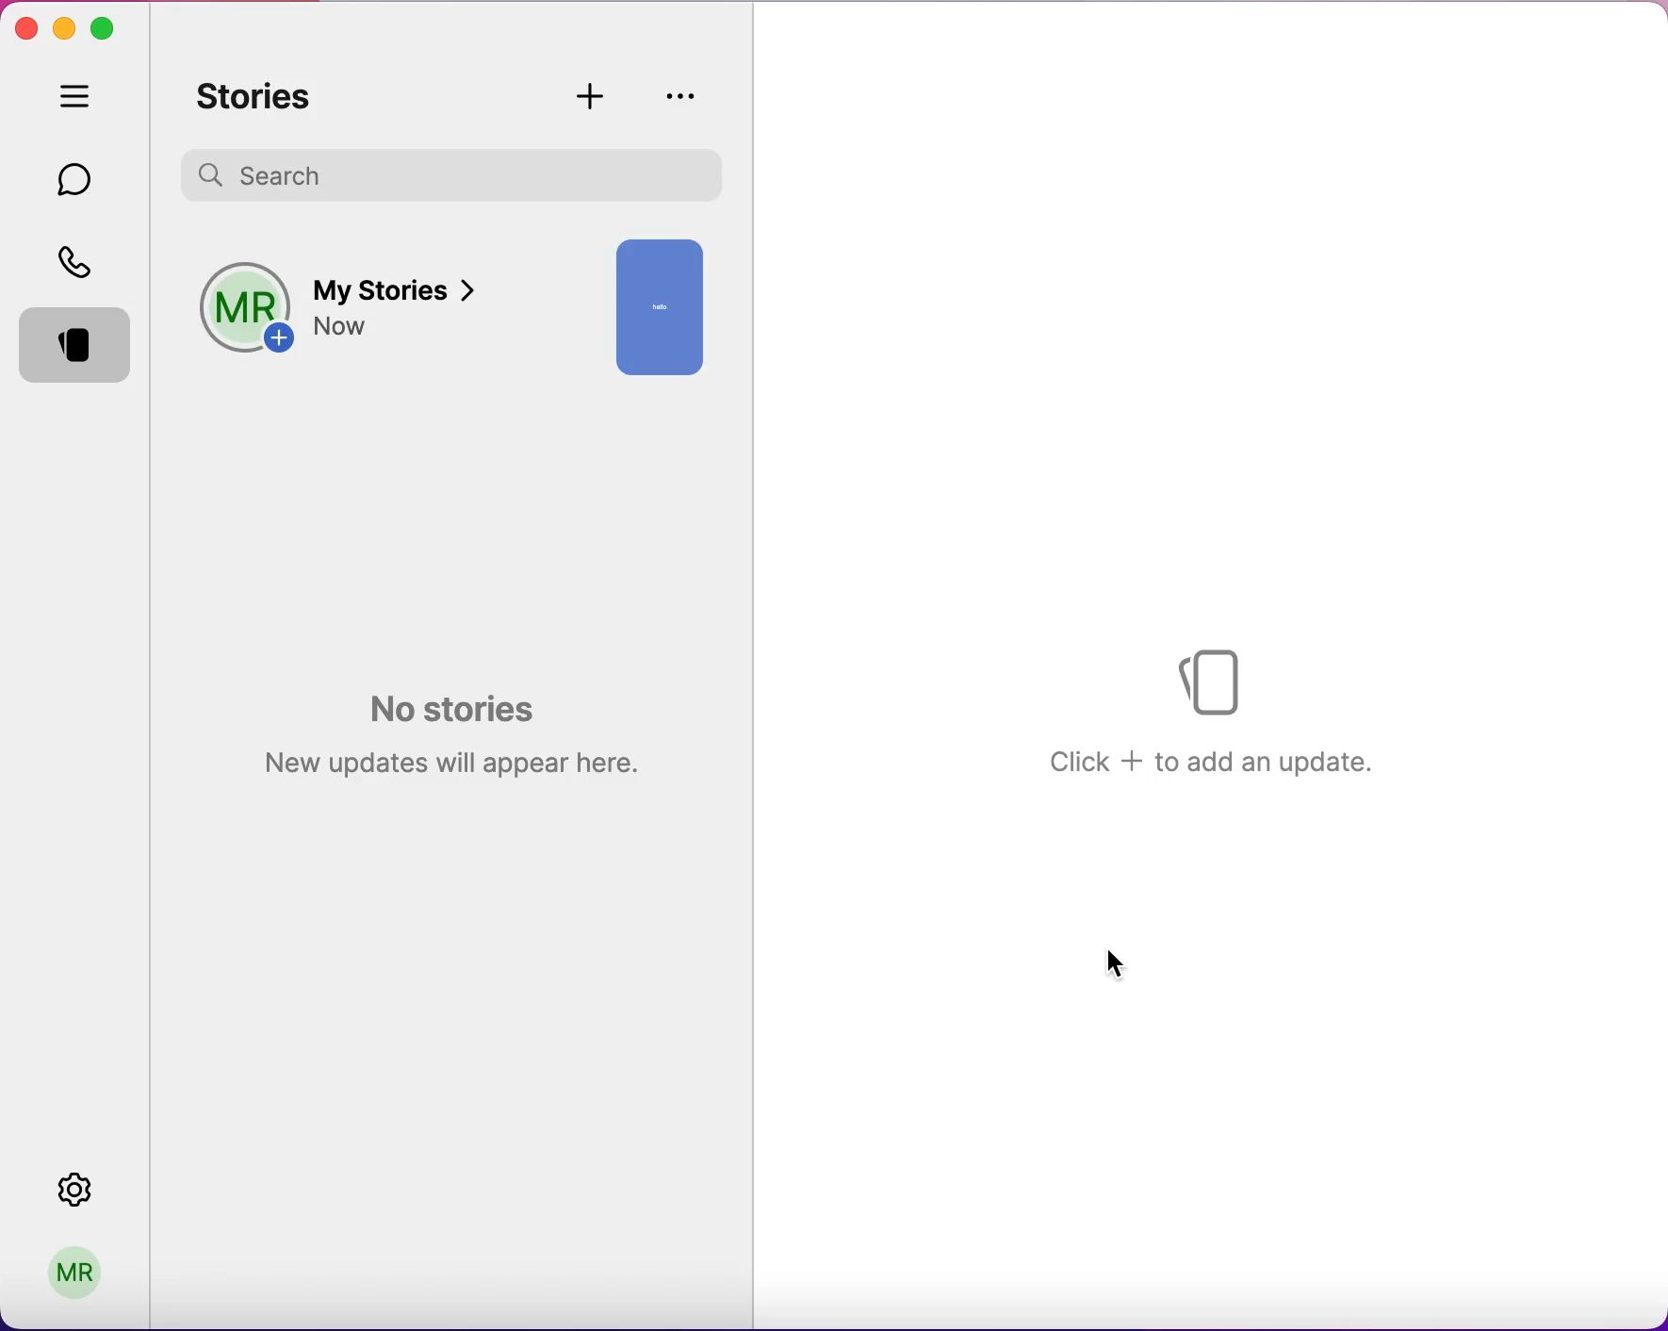  What do you see at coordinates (595, 96) in the screenshot?
I see `add` at bounding box center [595, 96].